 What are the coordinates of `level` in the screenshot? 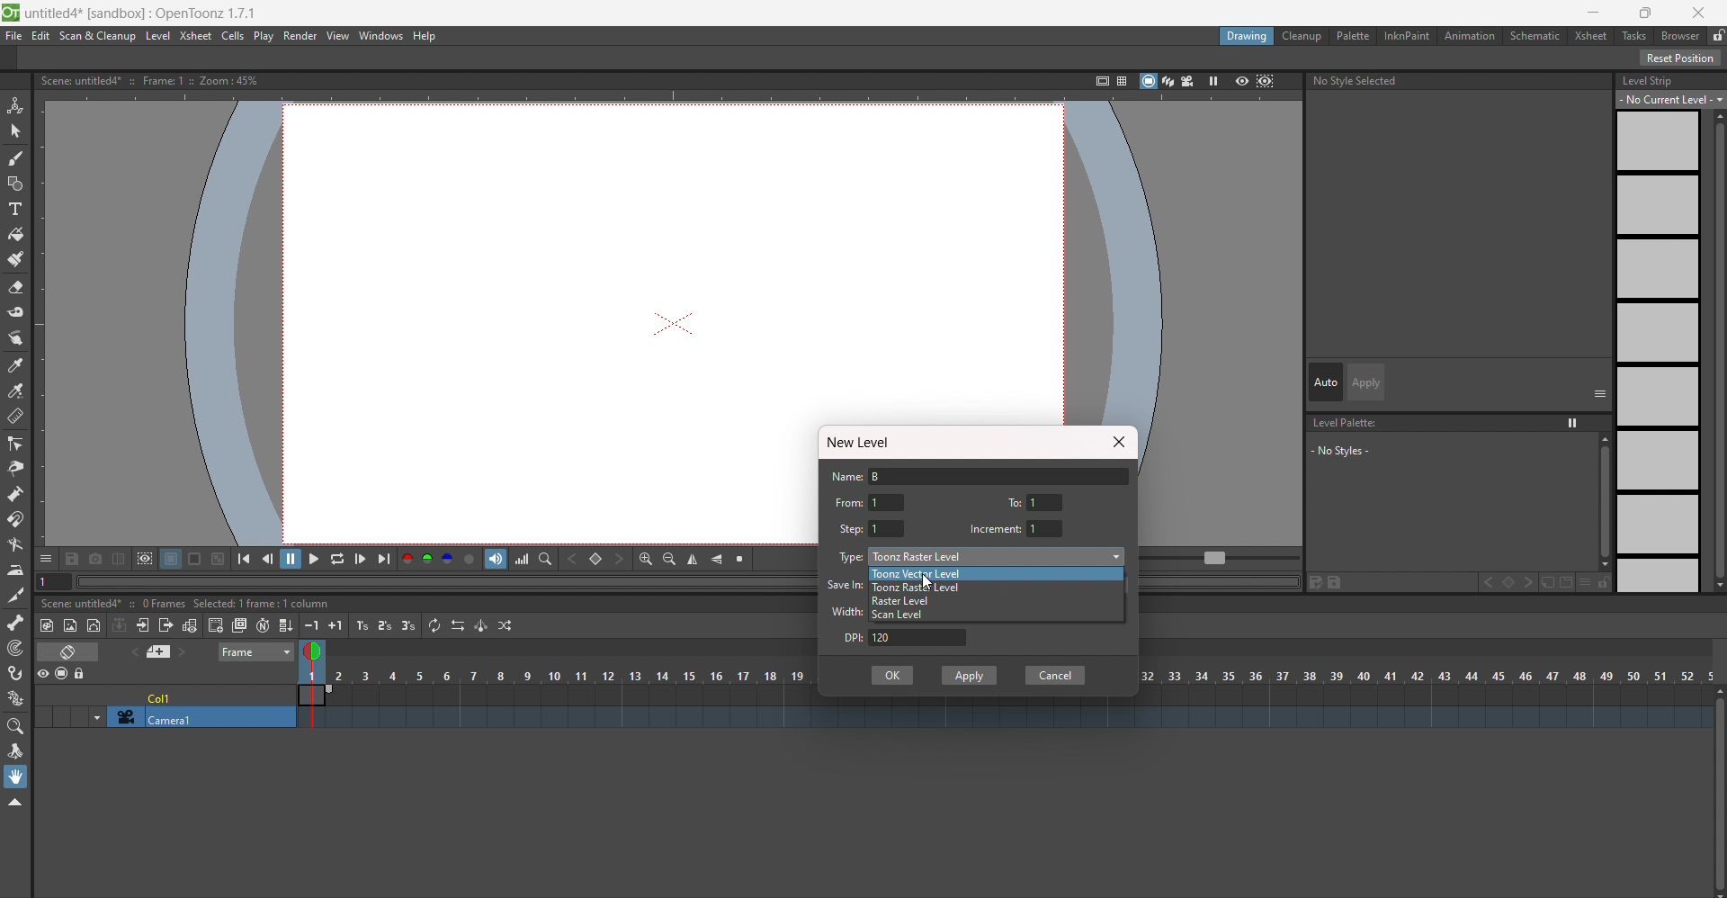 It's located at (157, 36).